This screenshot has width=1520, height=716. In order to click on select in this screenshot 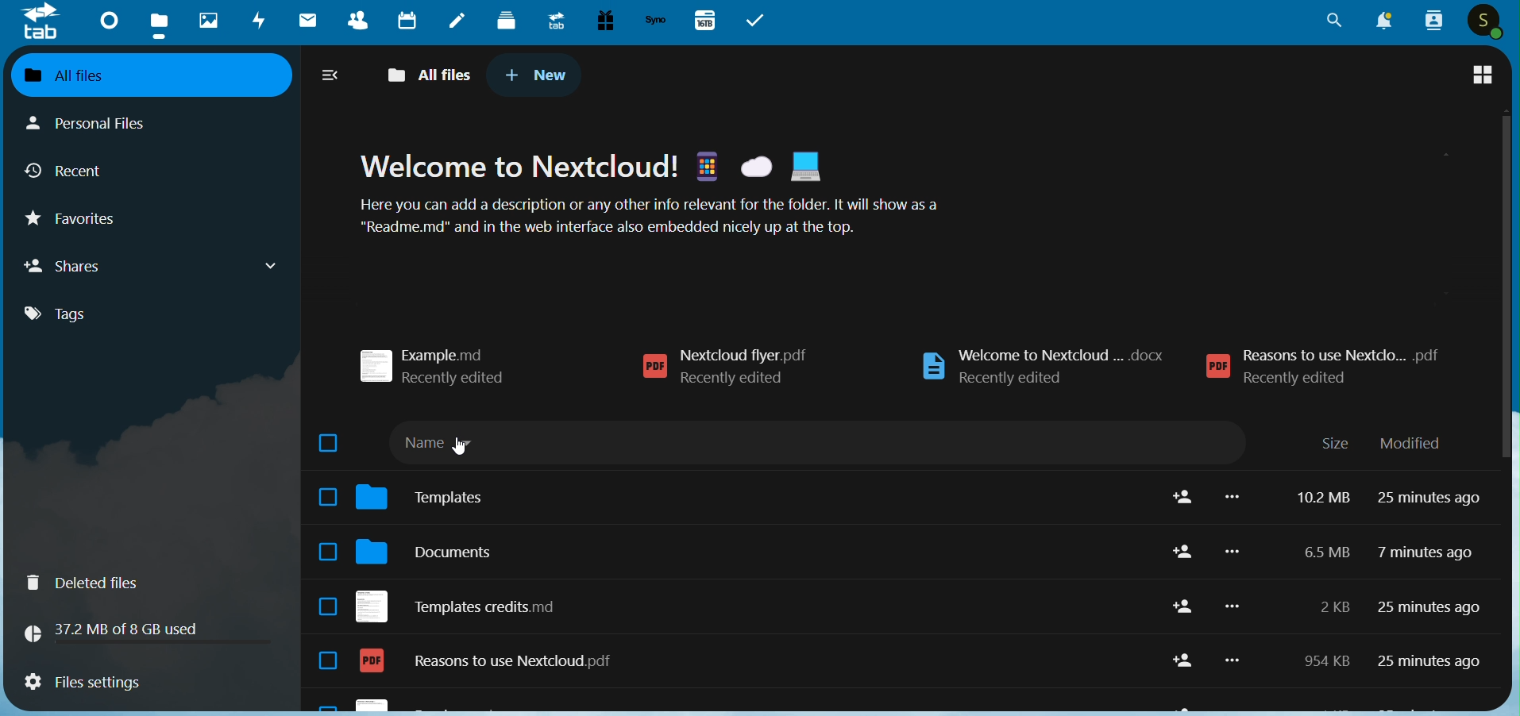, I will do `click(322, 557)`.